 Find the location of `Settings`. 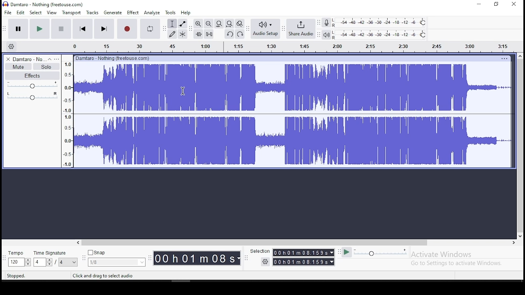

Settings is located at coordinates (265, 262).